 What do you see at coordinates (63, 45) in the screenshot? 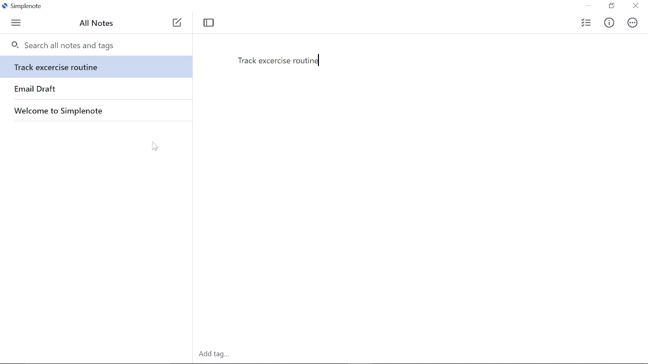
I see `Search all notes and tags` at bounding box center [63, 45].